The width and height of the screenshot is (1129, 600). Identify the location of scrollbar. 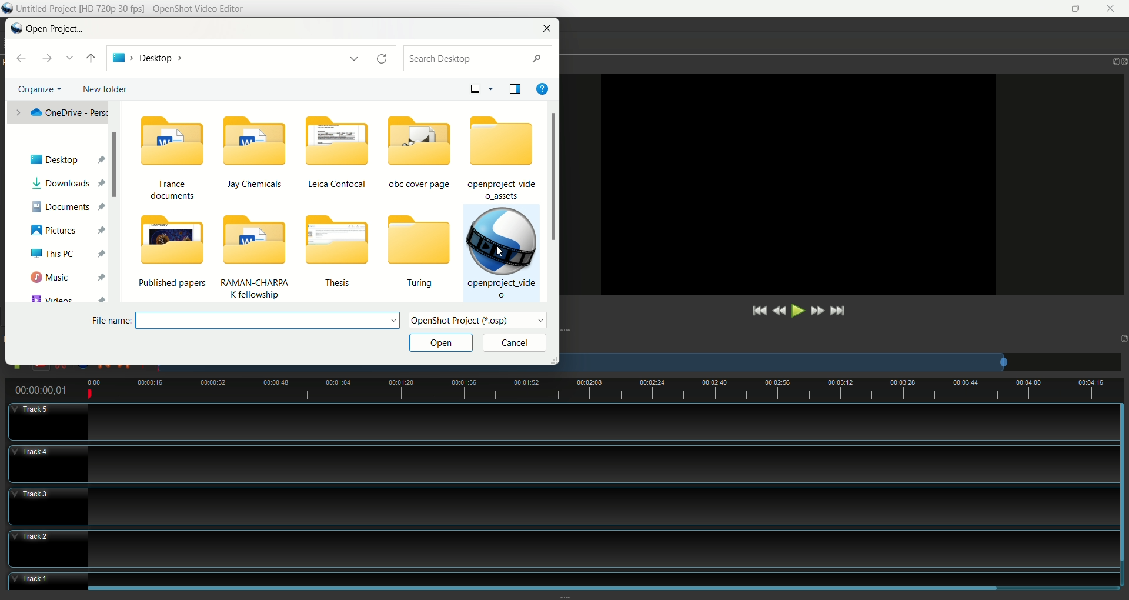
(116, 172).